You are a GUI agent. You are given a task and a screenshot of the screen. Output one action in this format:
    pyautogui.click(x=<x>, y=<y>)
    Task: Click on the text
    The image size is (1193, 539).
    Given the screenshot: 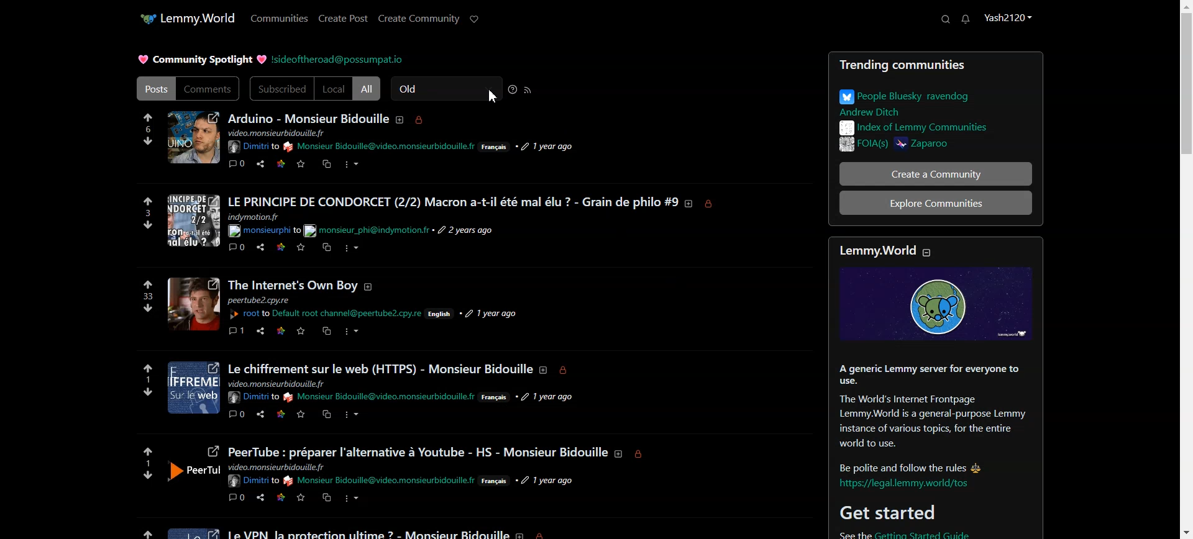 What is the action you would take?
    pyautogui.click(x=379, y=397)
    